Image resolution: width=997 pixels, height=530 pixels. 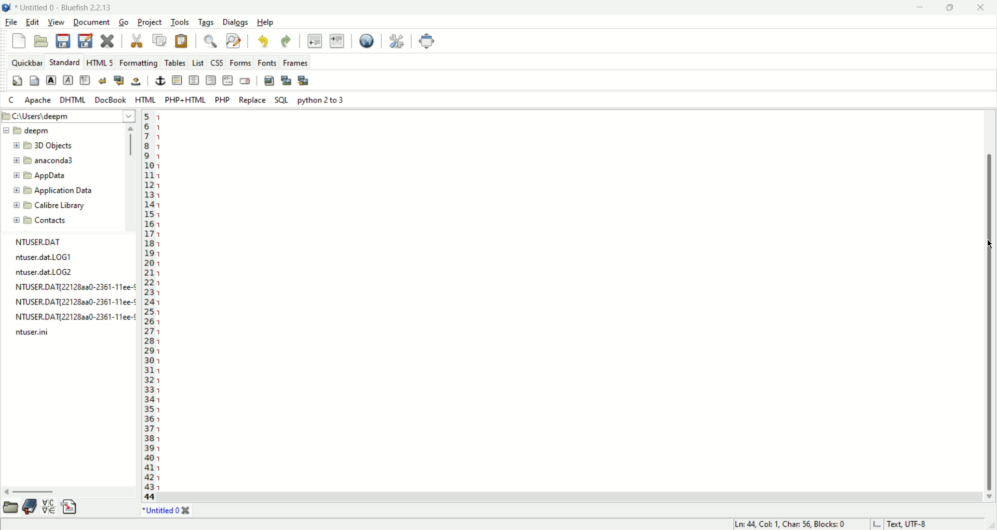 What do you see at coordinates (569, 302) in the screenshot?
I see `editor` at bounding box center [569, 302].